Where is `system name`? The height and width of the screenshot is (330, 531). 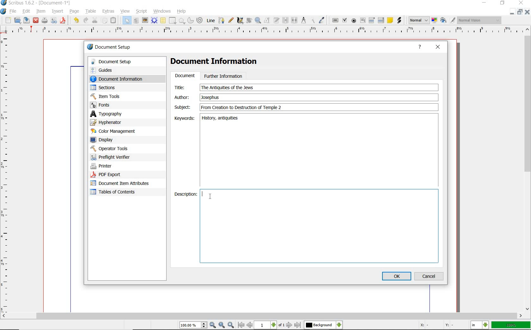 system name is located at coordinates (36, 3).